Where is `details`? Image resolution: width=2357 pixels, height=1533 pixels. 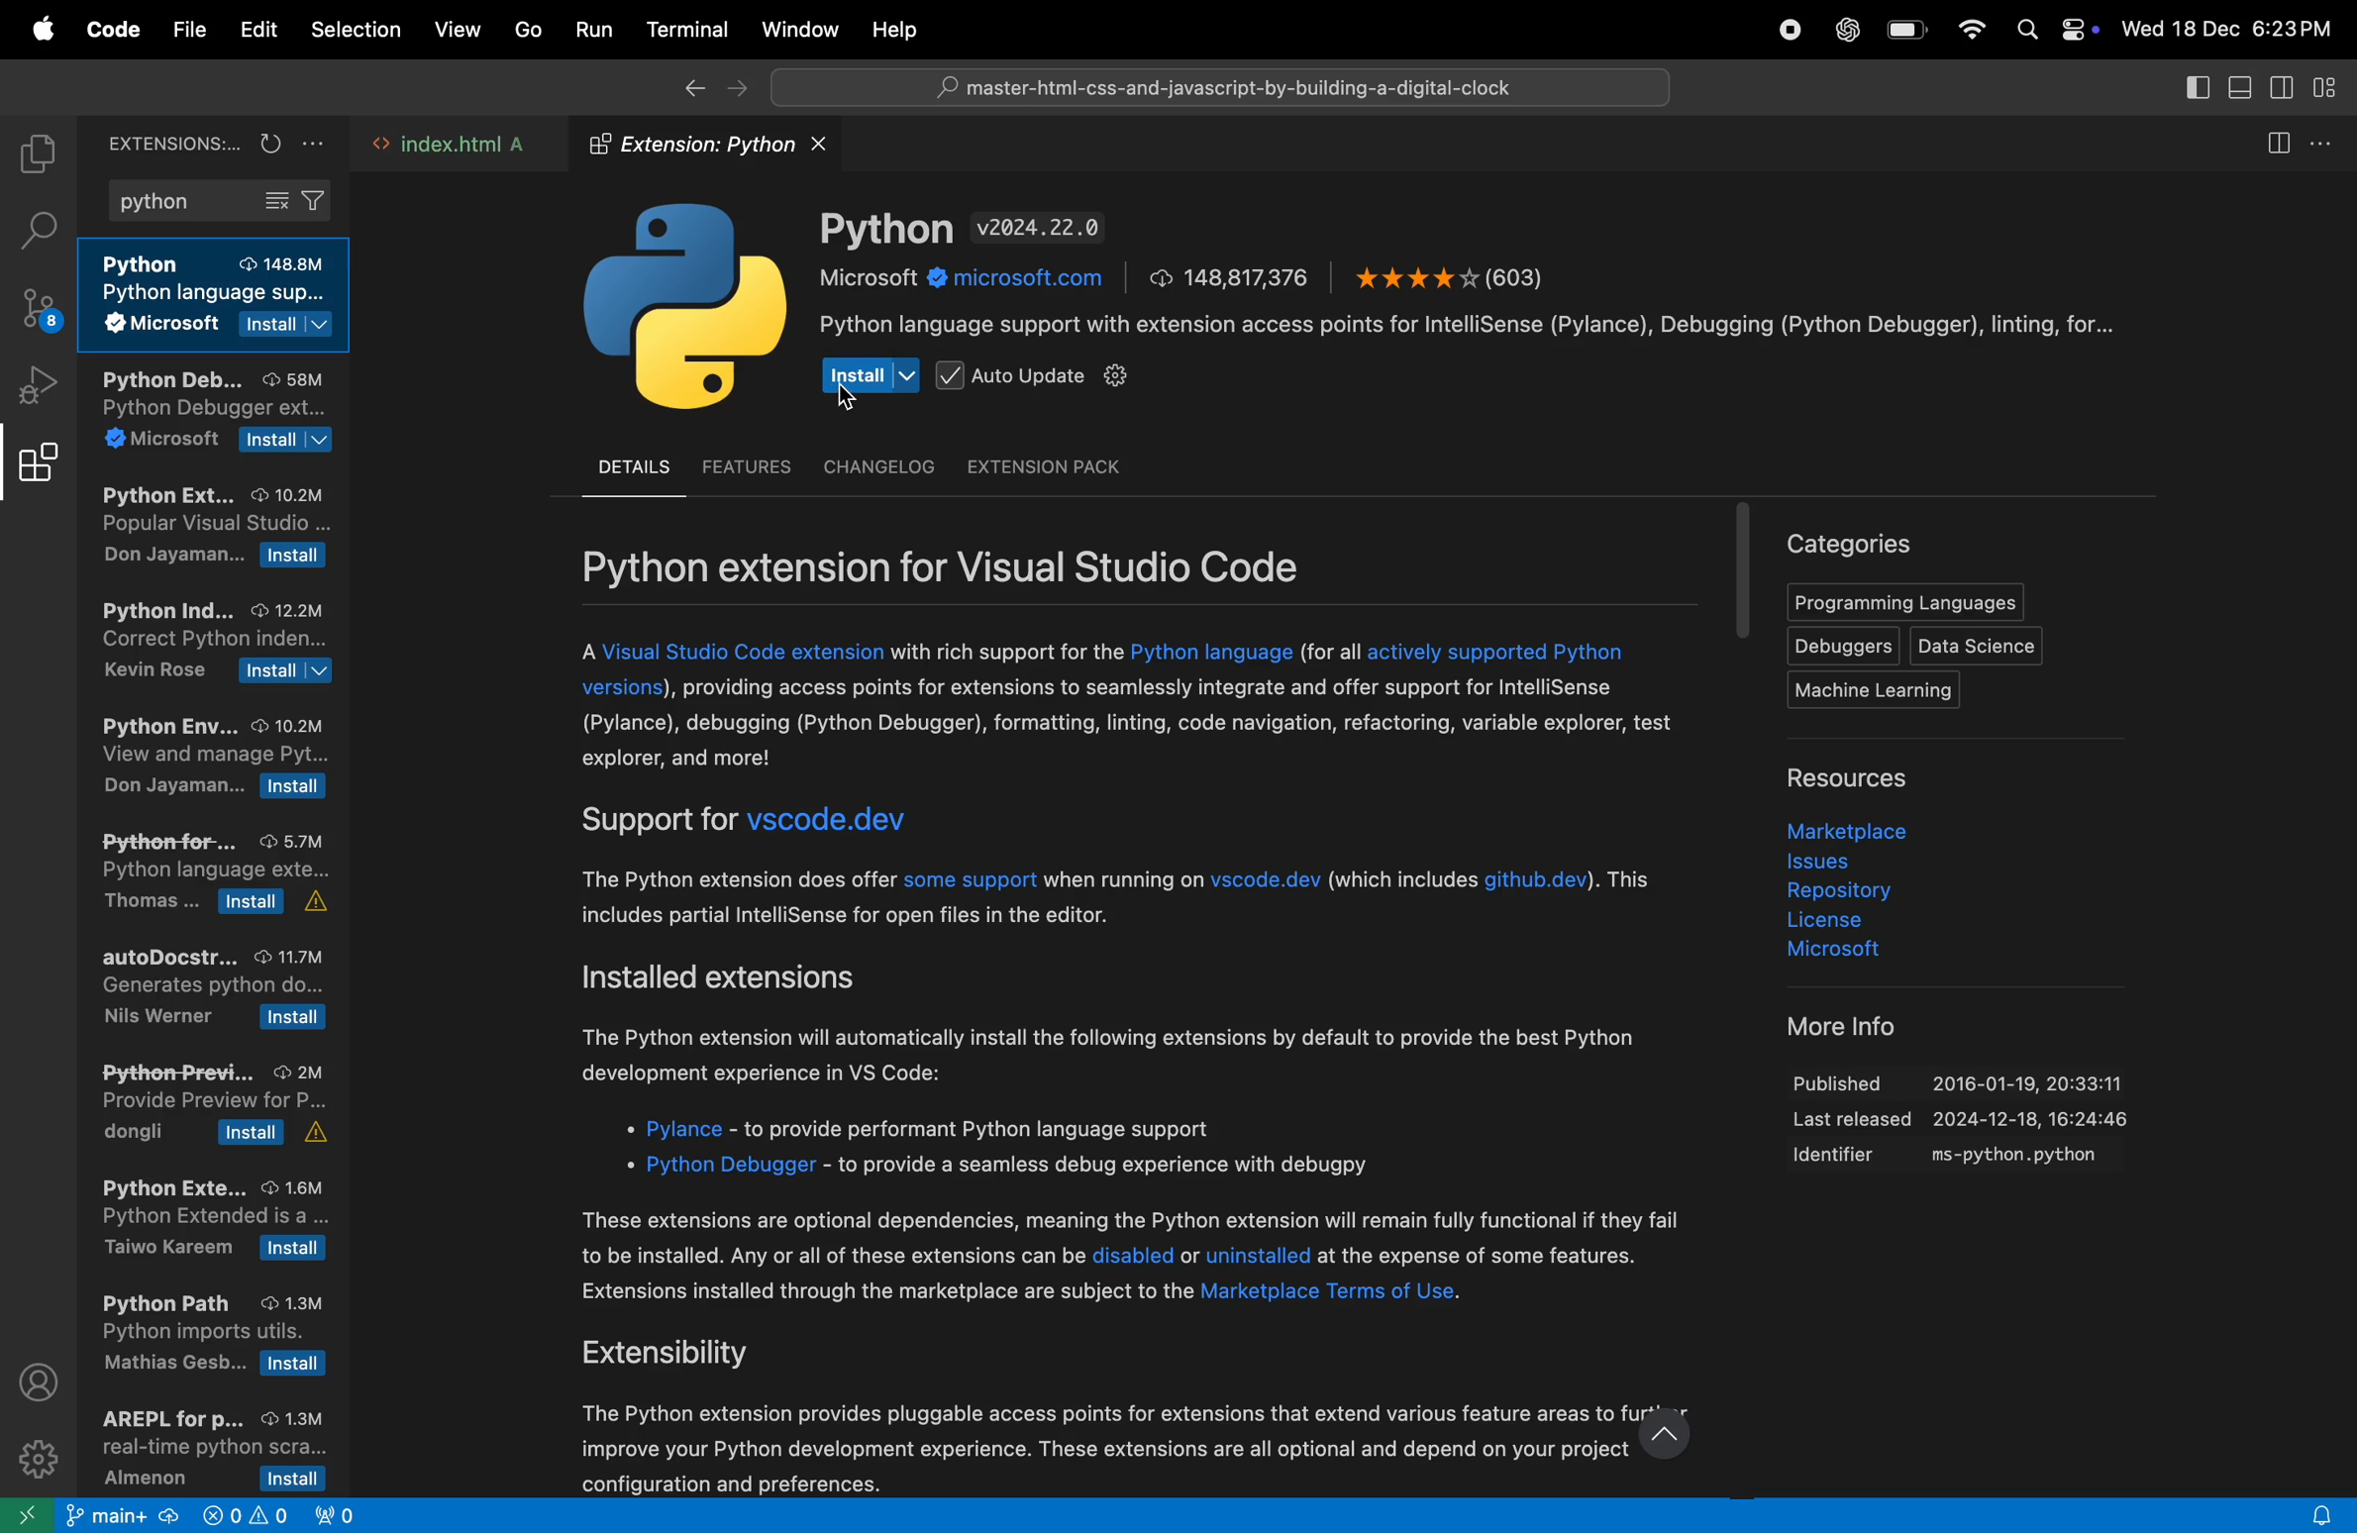 details is located at coordinates (630, 467).